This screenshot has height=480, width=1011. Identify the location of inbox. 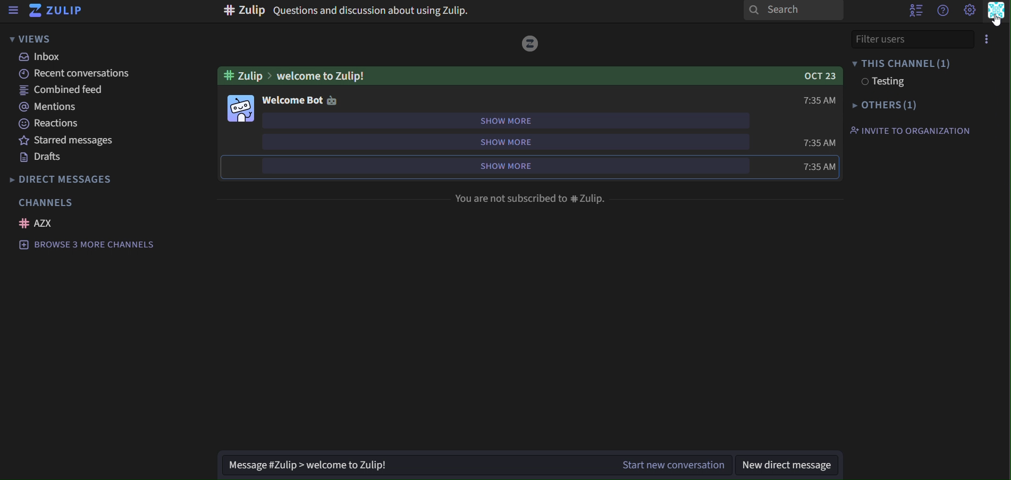
(41, 57).